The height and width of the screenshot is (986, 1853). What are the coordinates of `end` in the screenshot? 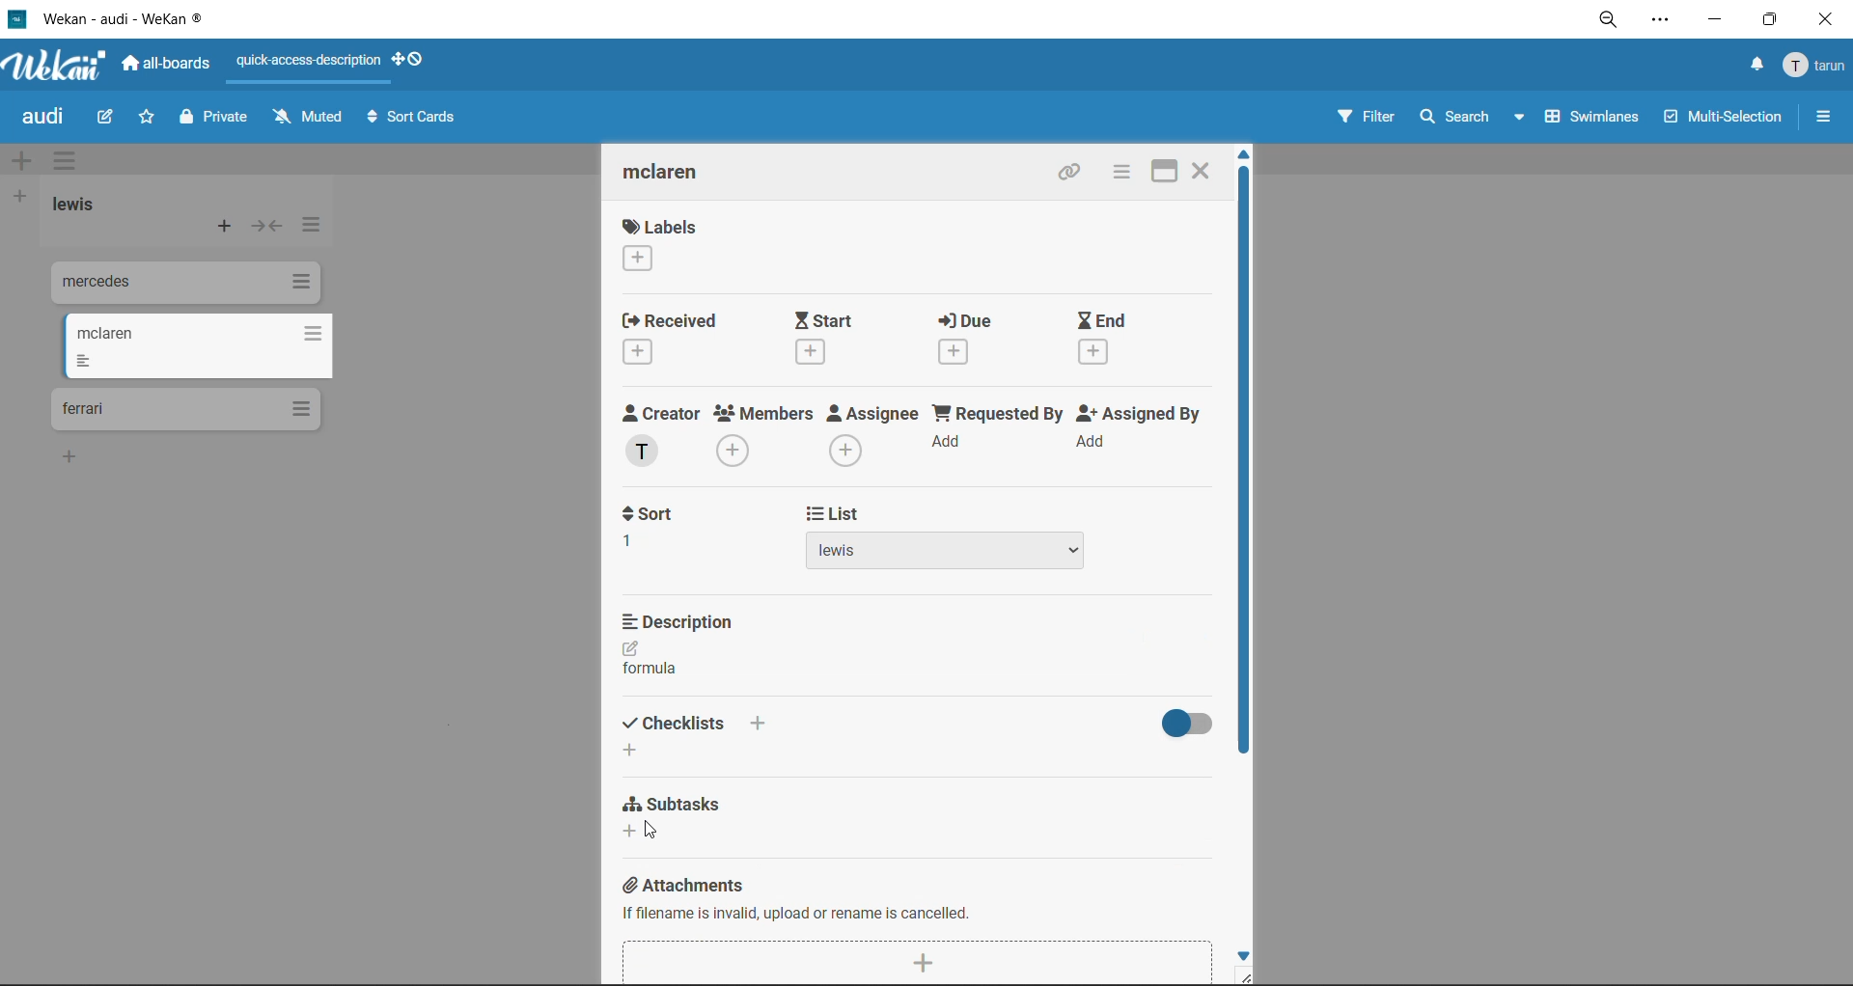 It's located at (1121, 341).